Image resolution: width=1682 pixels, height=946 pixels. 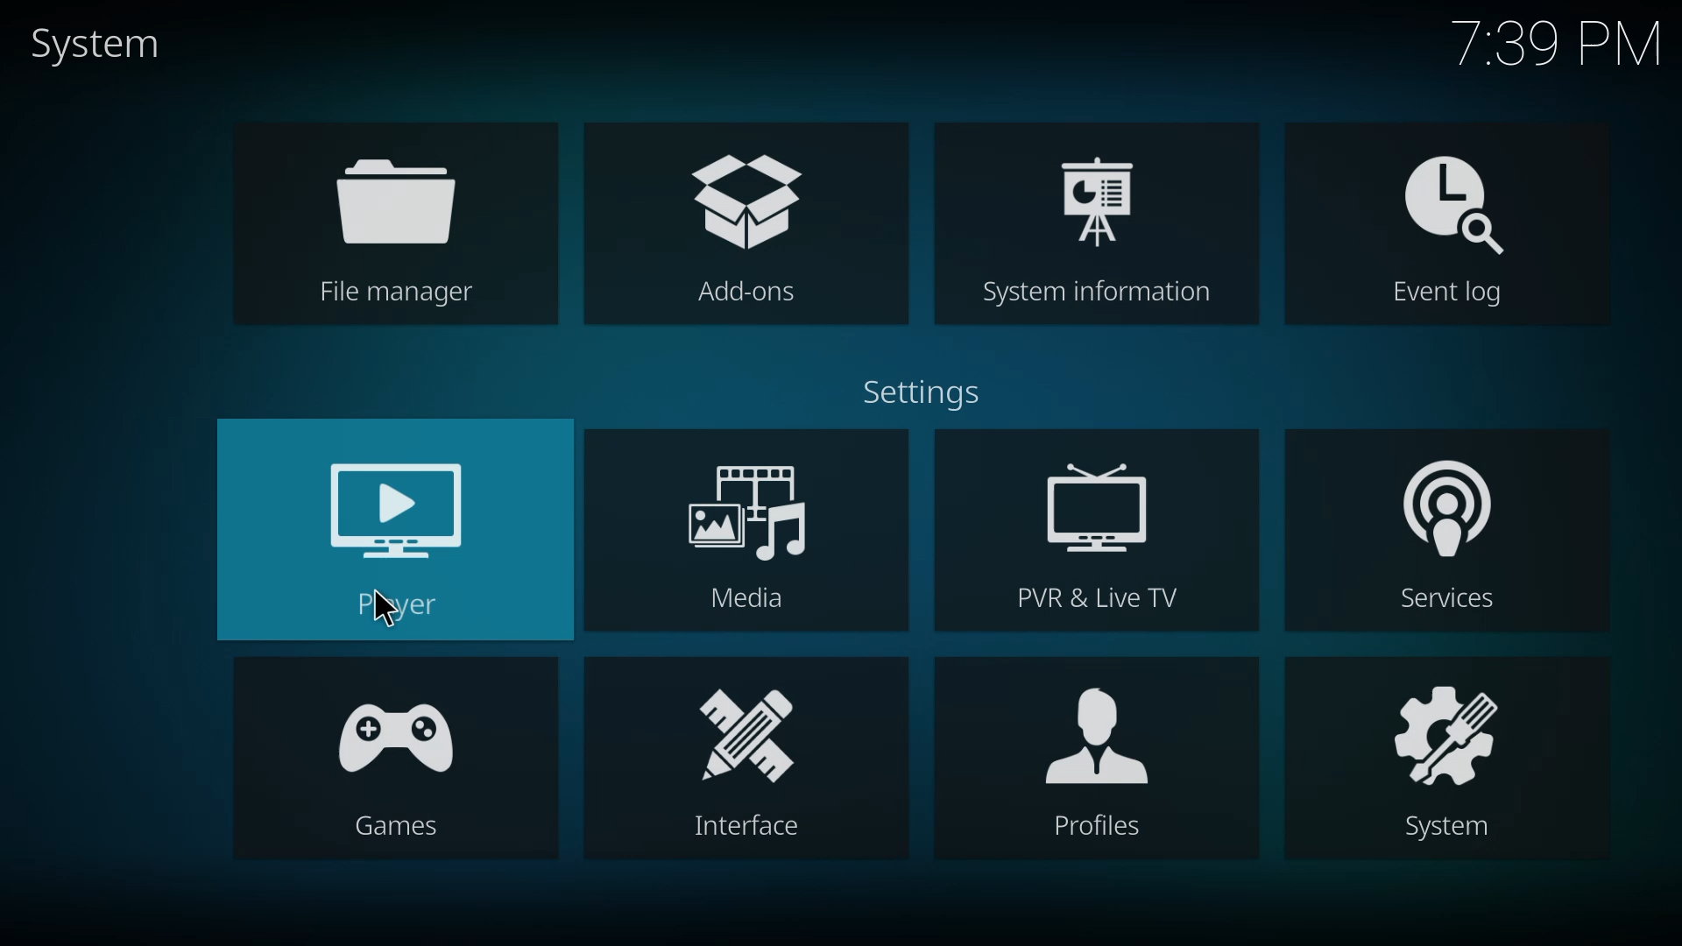 What do you see at coordinates (1562, 43) in the screenshot?
I see `time` at bounding box center [1562, 43].